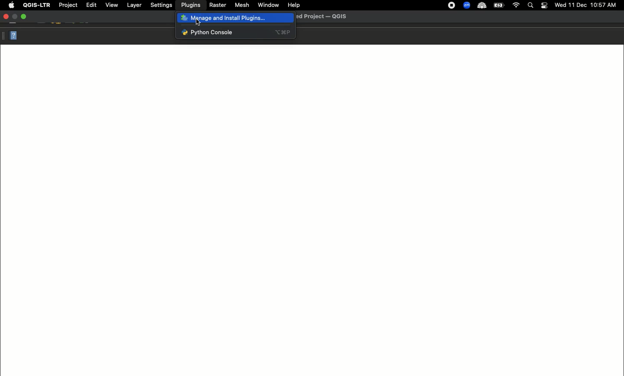 This screenshot has height=376, width=624. Describe the element at coordinates (294, 5) in the screenshot. I see `Help` at that location.